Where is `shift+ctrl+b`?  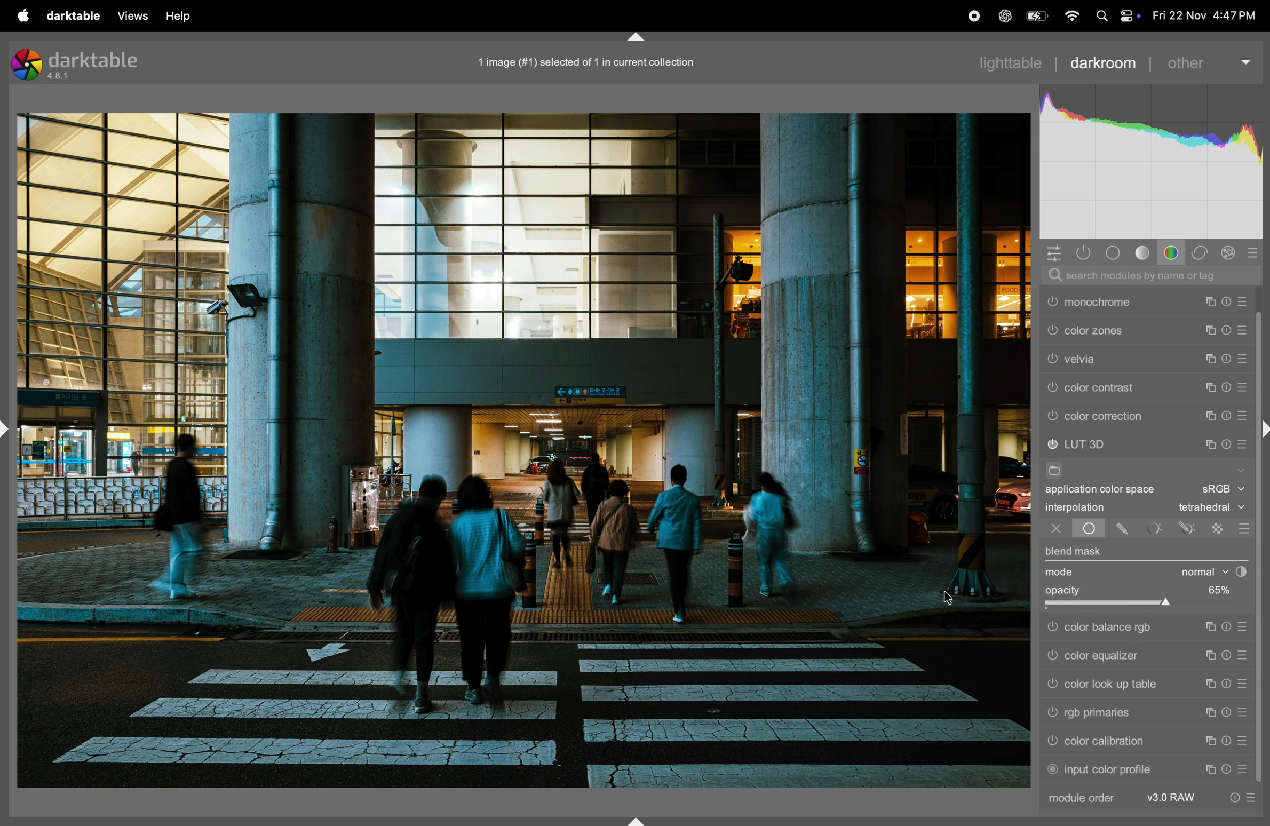
shift+ctrl+b is located at coordinates (634, 819).